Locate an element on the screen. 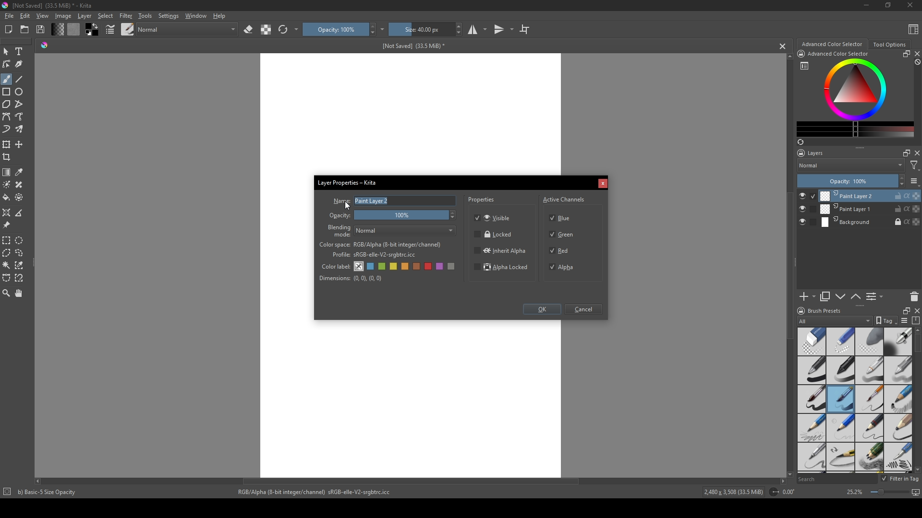  Profile: sRGB-elle-V2-srgbtrc.icc is located at coordinates (374, 255).